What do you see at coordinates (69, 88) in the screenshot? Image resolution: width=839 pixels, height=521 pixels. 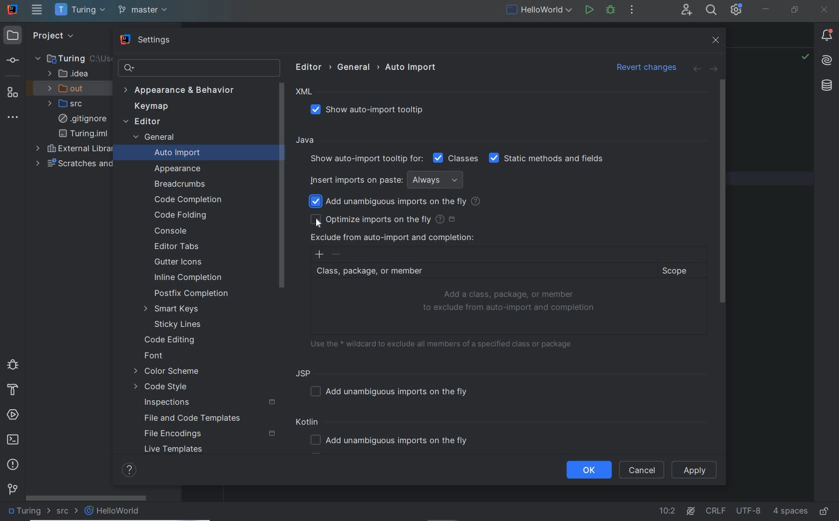 I see `out` at bounding box center [69, 88].